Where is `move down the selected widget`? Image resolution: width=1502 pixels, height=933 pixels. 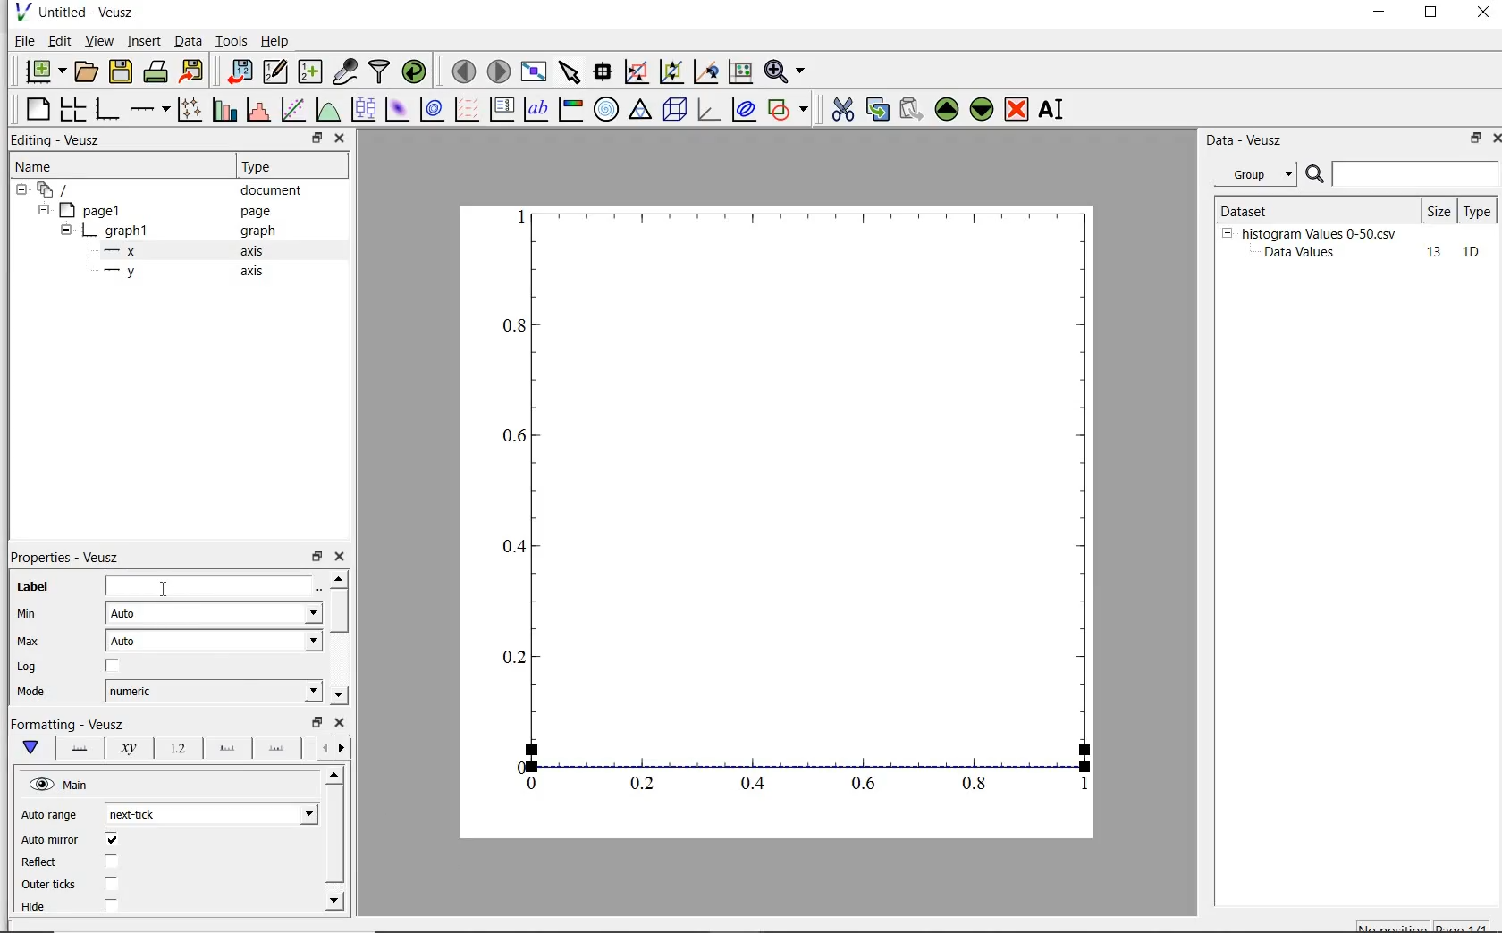
move down the selected widget is located at coordinates (982, 112).